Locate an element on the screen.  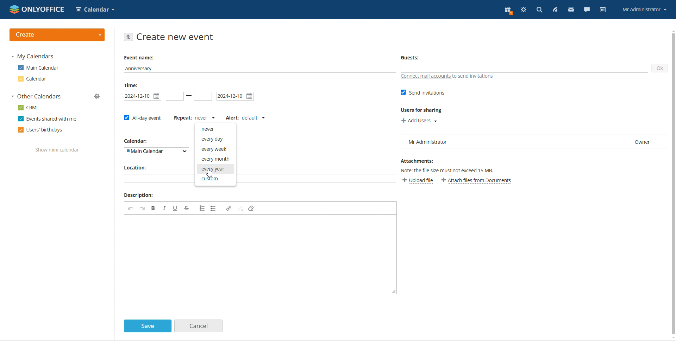
connect mail accounts is located at coordinates (447, 77).